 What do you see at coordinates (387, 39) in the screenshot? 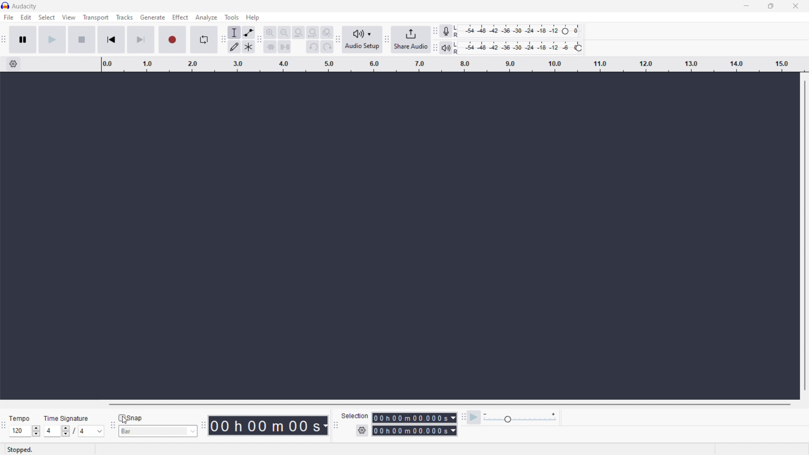
I see `share audio toolbar` at bounding box center [387, 39].